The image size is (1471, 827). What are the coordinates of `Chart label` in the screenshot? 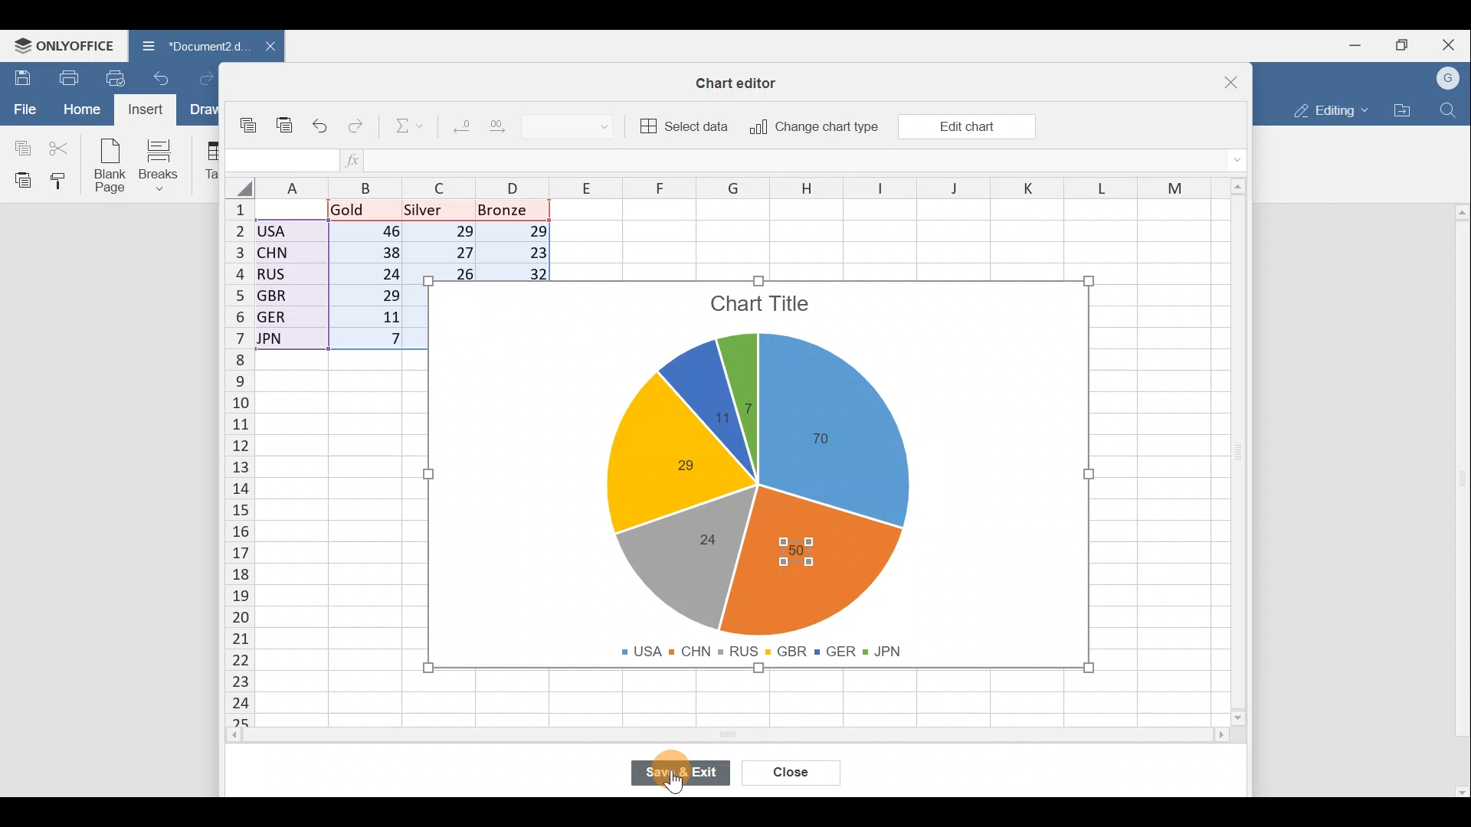 It's located at (748, 399).